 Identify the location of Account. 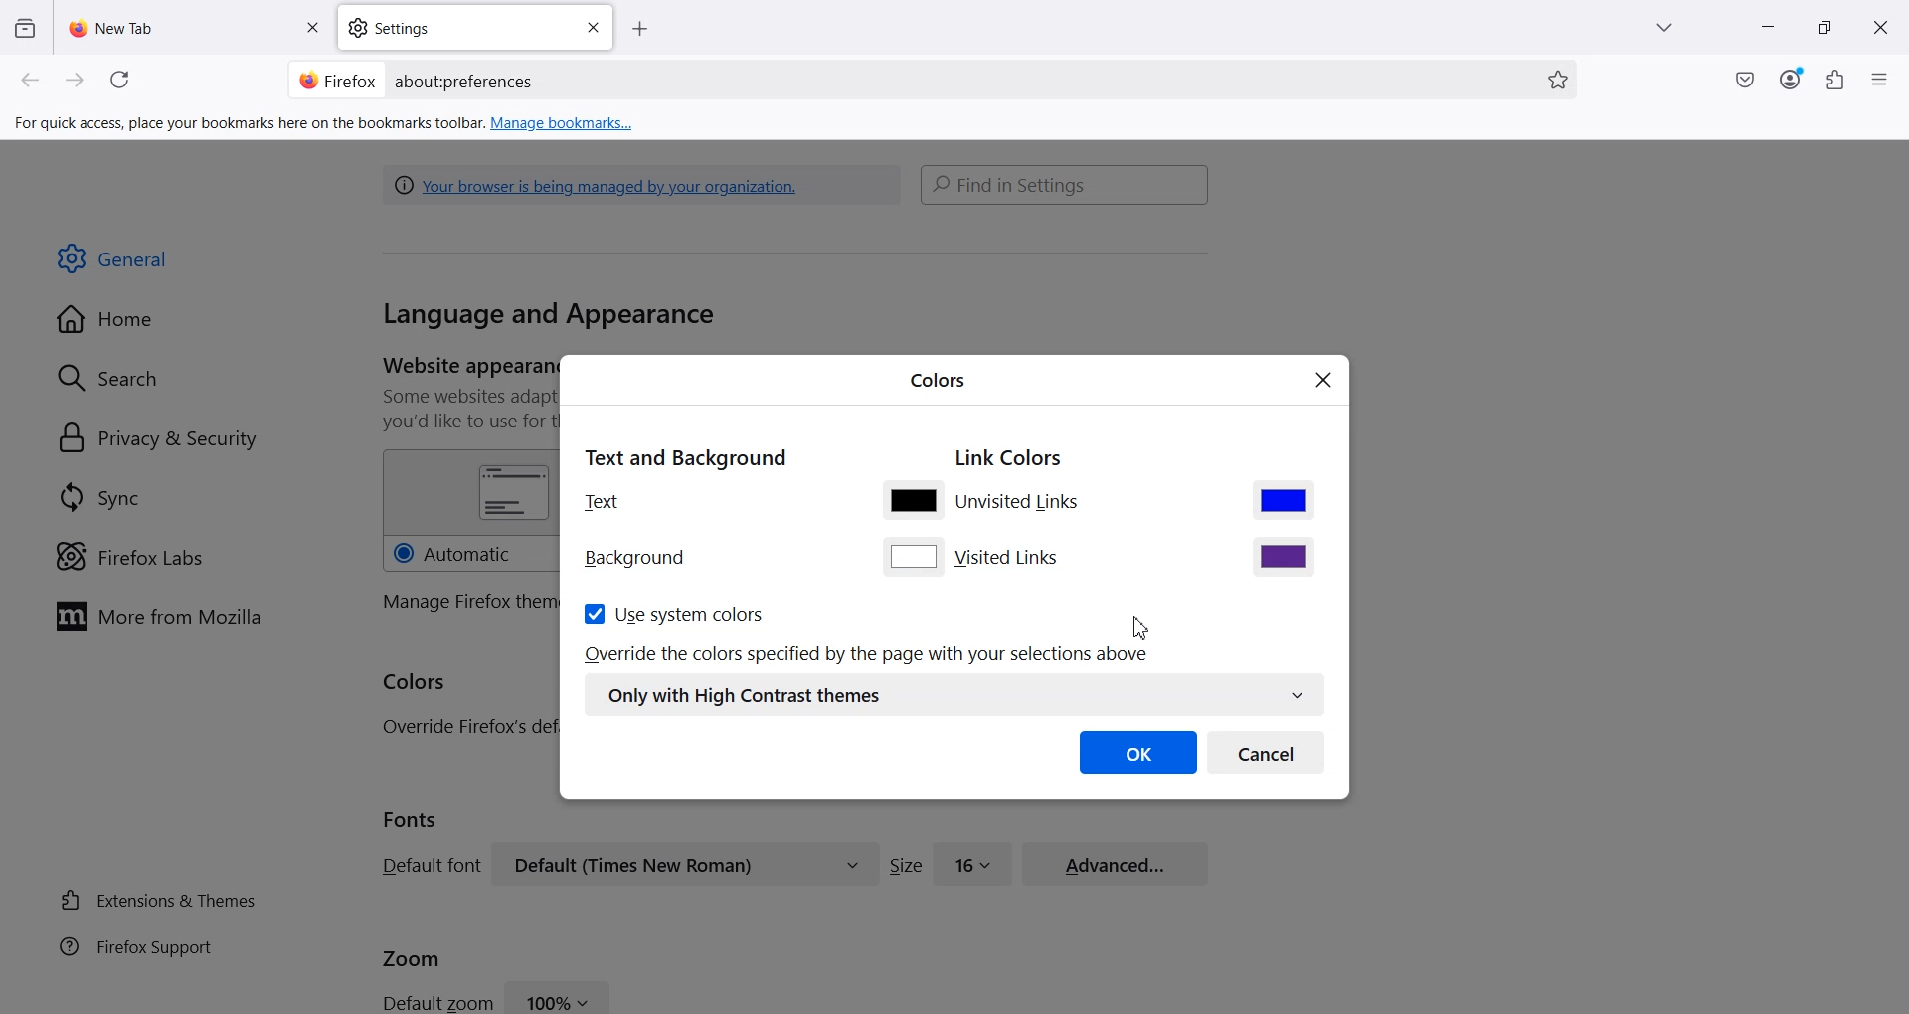
(1791, 80).